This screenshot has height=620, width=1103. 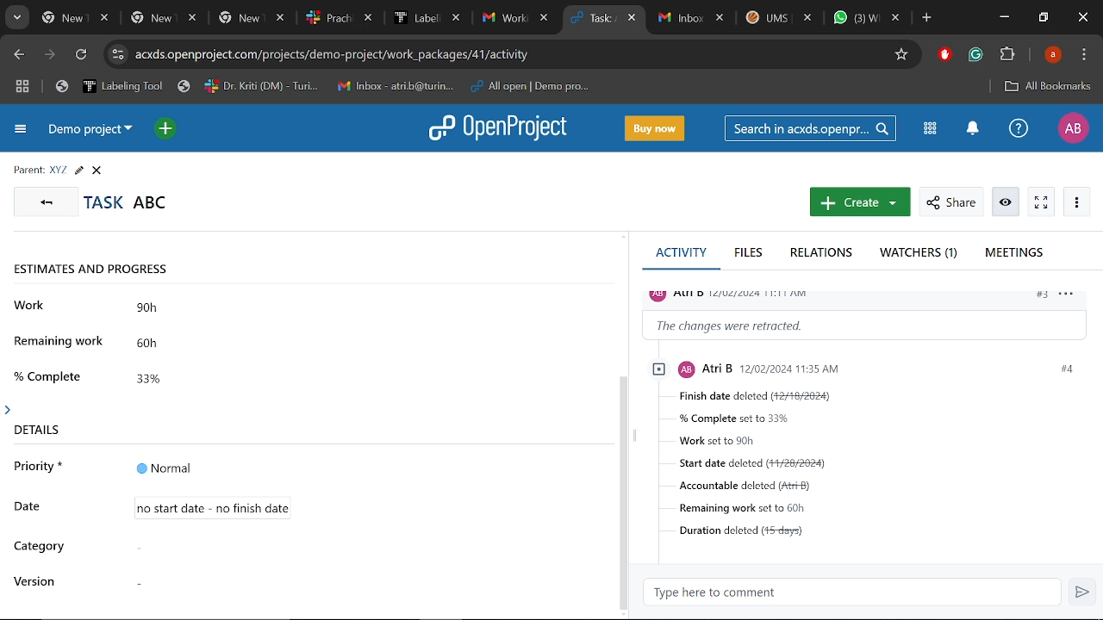 What do you see at coordinates (496, 127) in the screenshot?
I see `Open project logo` at bounding box center [496, 127].